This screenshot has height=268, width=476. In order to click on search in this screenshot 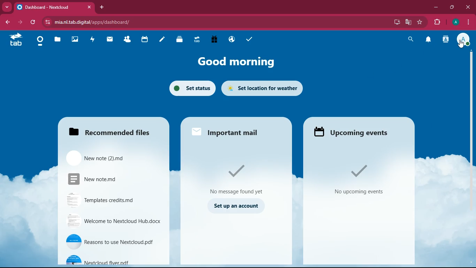, I will do `click(410, 40)`.